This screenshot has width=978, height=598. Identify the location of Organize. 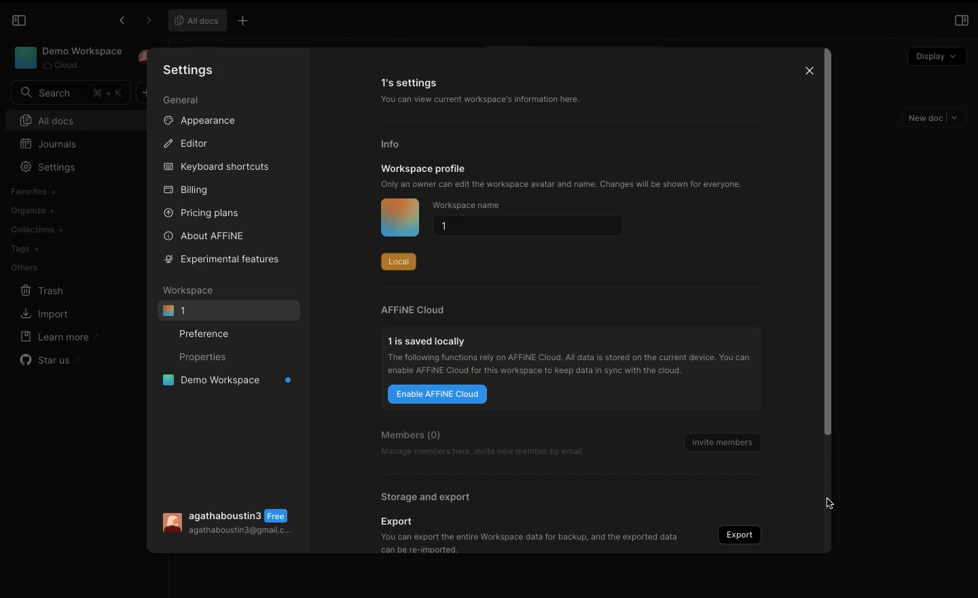
(34, 210).